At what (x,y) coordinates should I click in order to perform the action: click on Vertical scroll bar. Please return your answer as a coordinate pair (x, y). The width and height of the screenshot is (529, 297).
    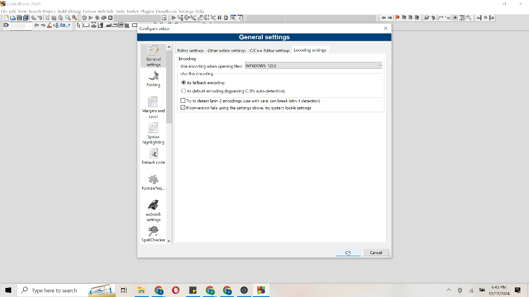
    Looking at the image, I should click on (170, 144).